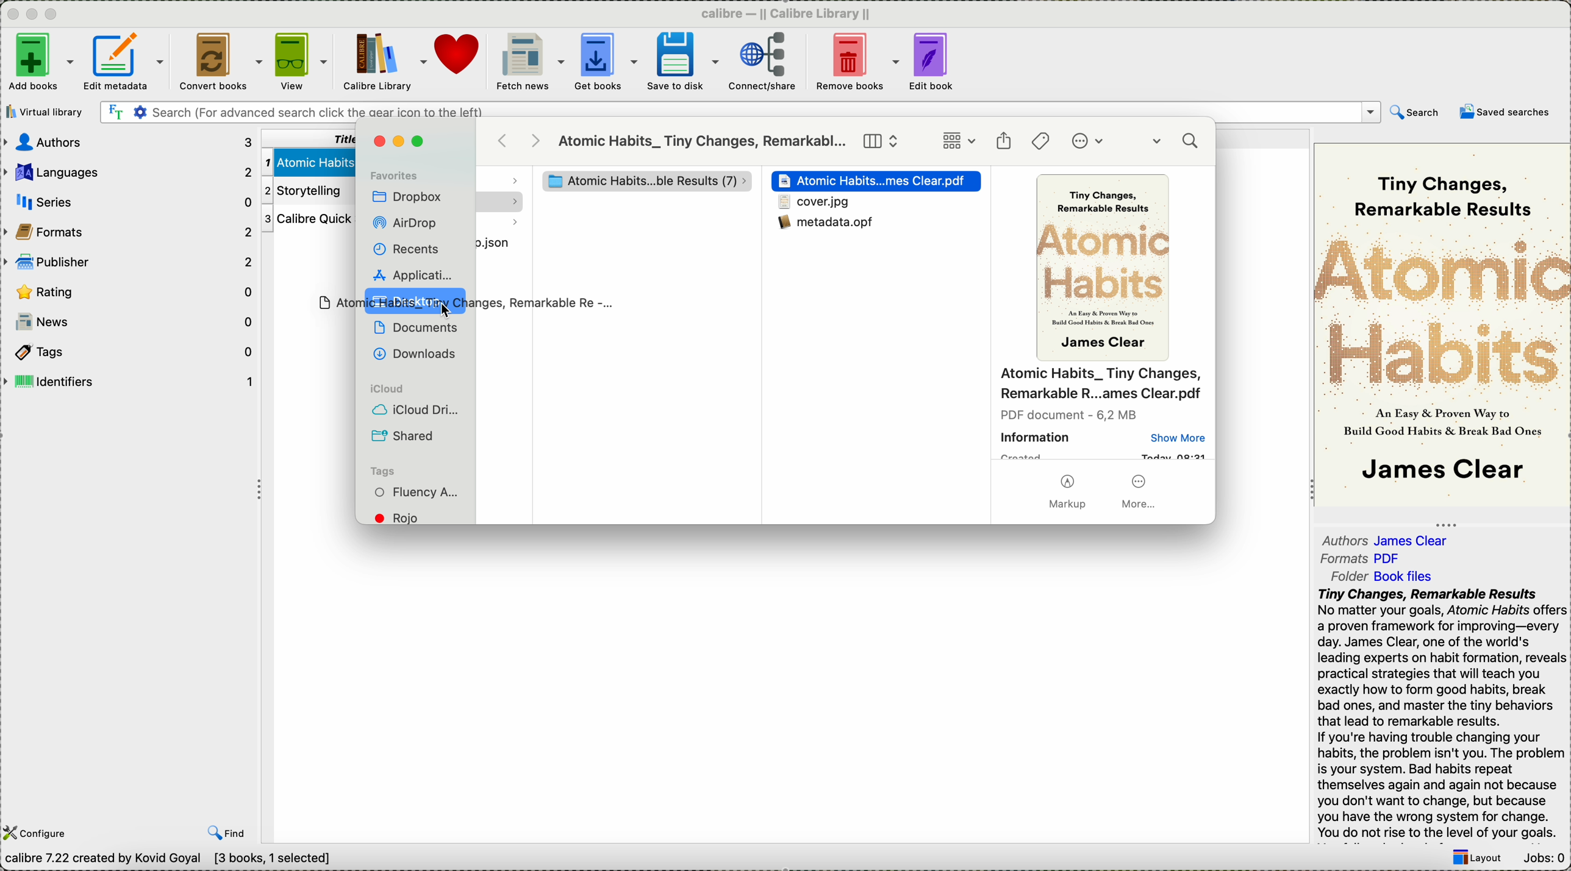  What do you see at coordinates (416, 327) in the screenshot?
I see `Documents` at bounding box center [416, 327].